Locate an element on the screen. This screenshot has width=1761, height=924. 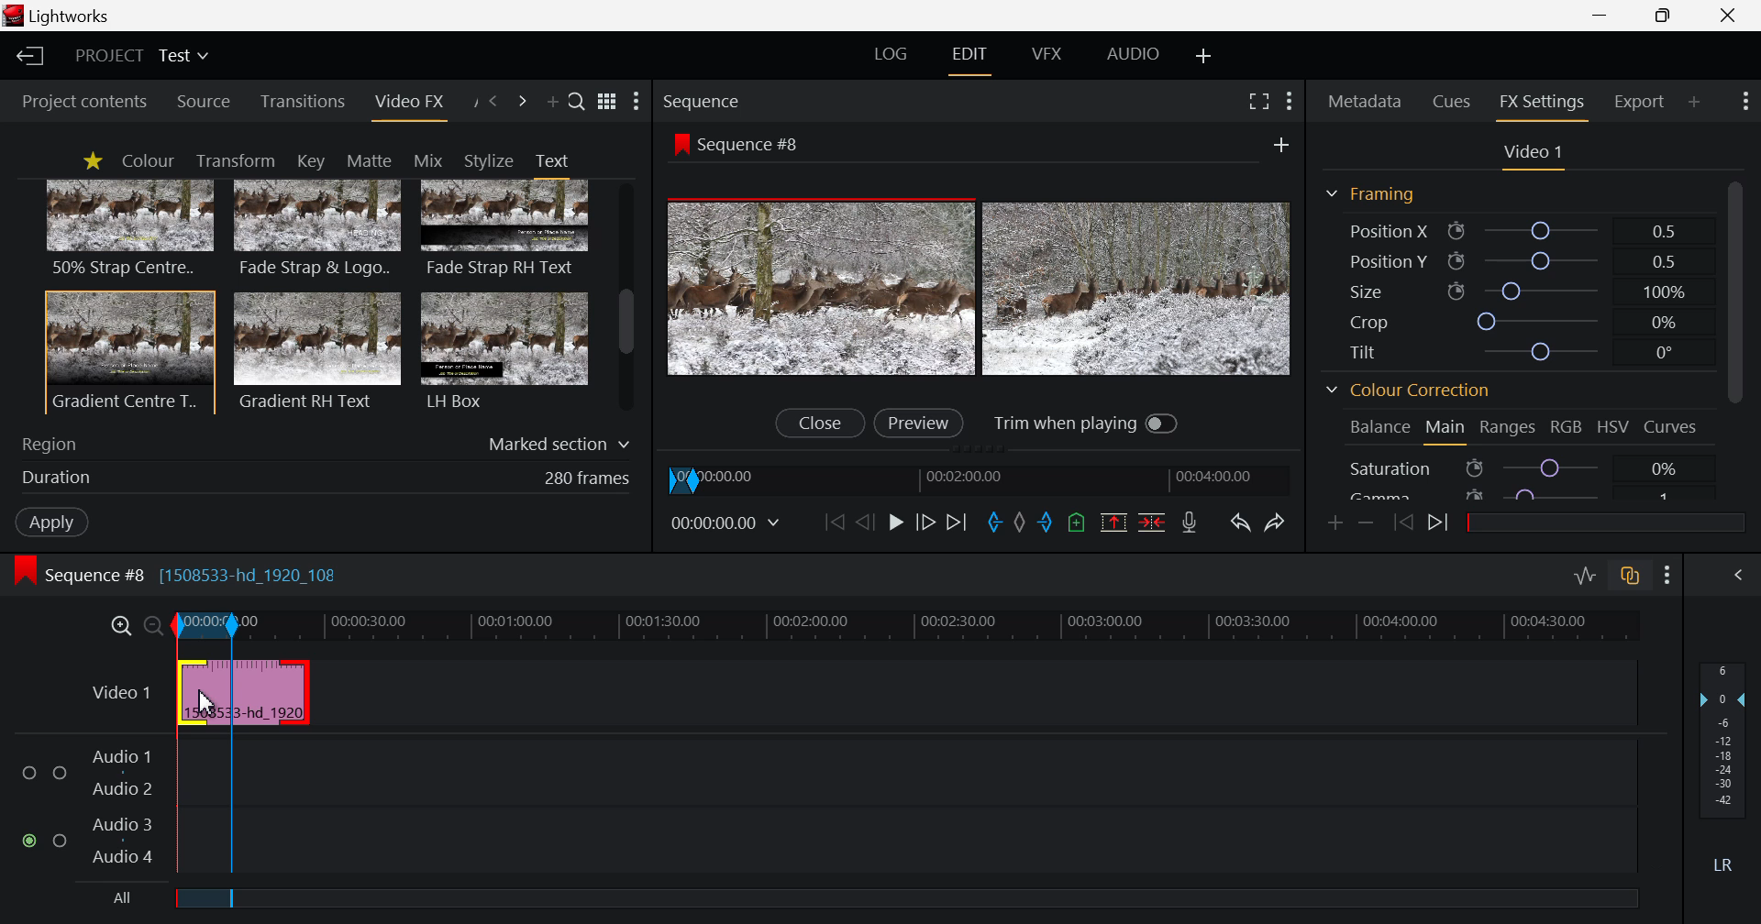
Timeline Zoom In is located at coordinates (121, 623).